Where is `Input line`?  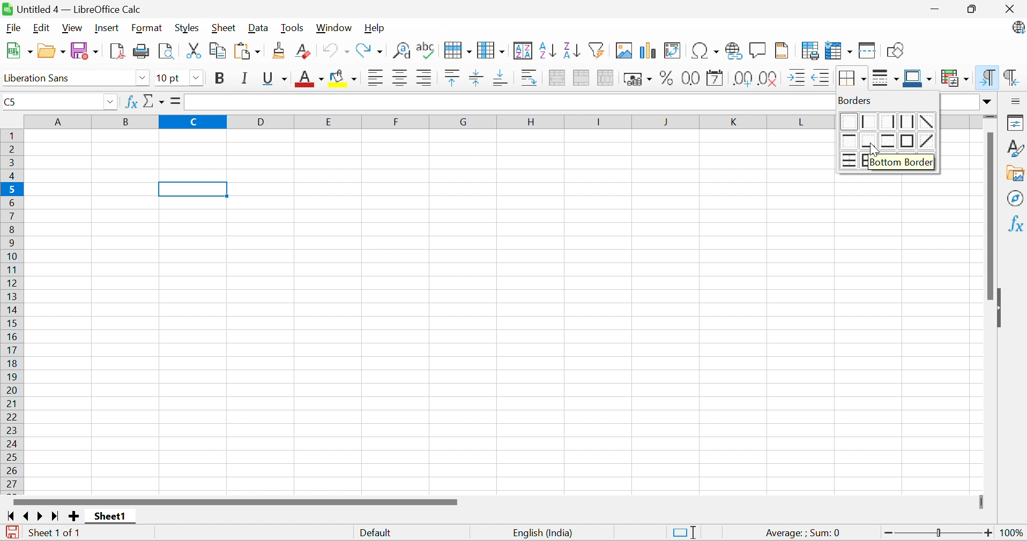
Input line is located at coordinates (510, 102).